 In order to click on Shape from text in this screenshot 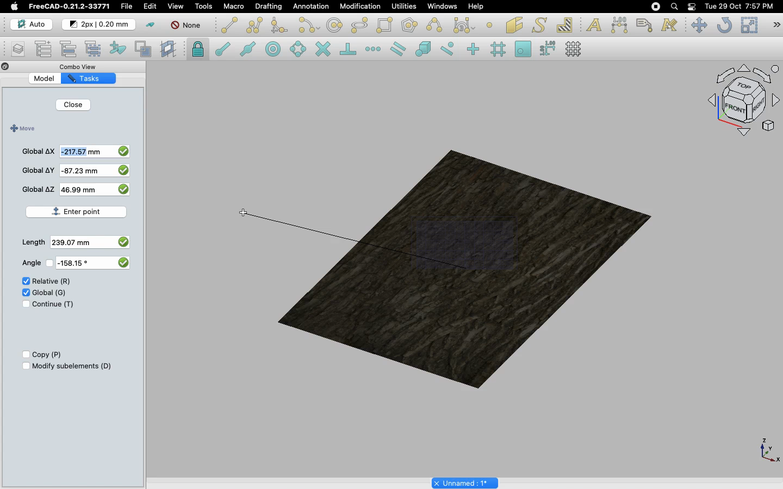, I will do `click(541, 26)`.